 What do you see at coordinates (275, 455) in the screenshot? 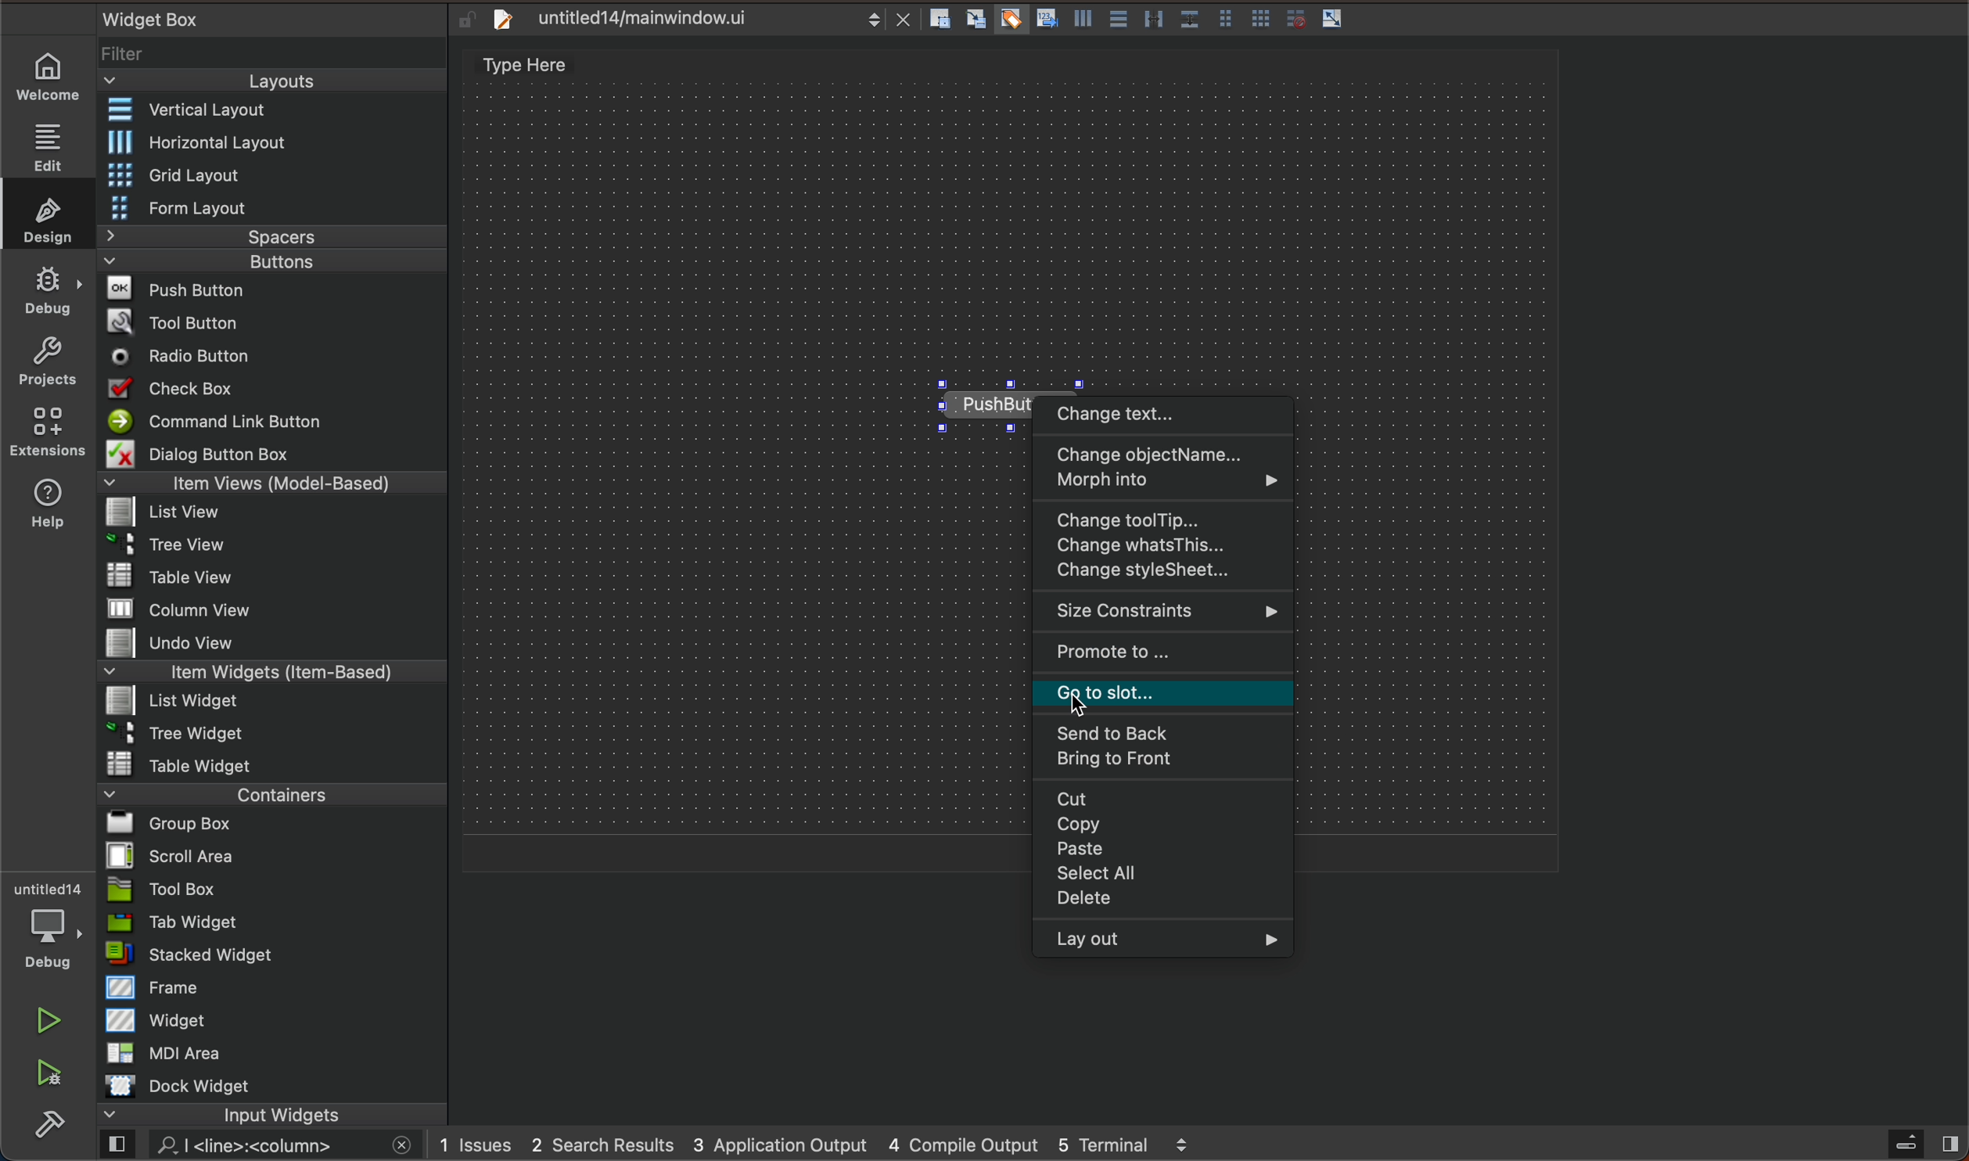
I see `` at bounding box center [275, 455].